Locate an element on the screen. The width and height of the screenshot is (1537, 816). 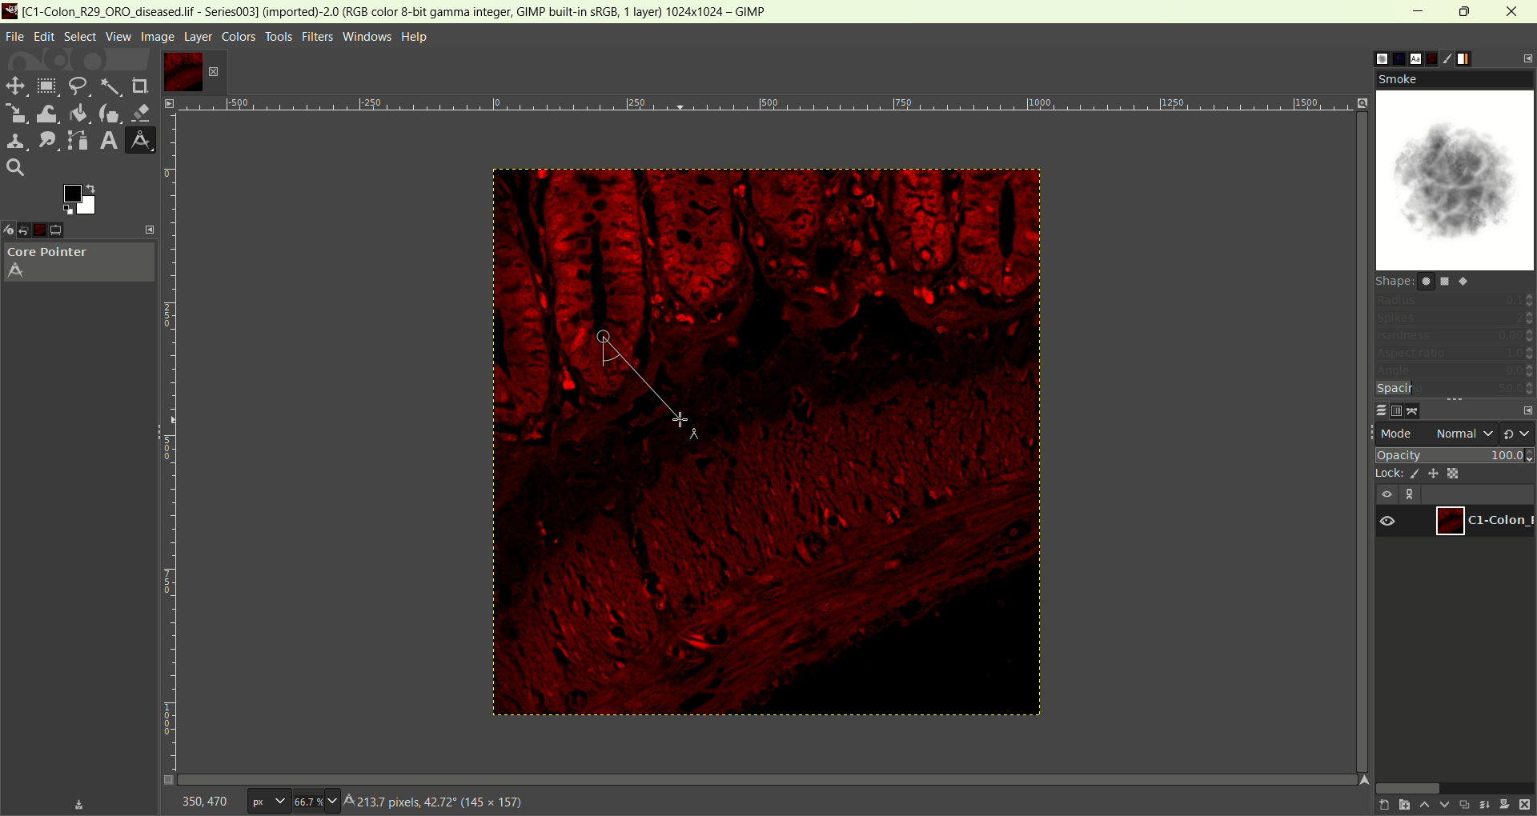
tool option is located at coordinates (69, 230).